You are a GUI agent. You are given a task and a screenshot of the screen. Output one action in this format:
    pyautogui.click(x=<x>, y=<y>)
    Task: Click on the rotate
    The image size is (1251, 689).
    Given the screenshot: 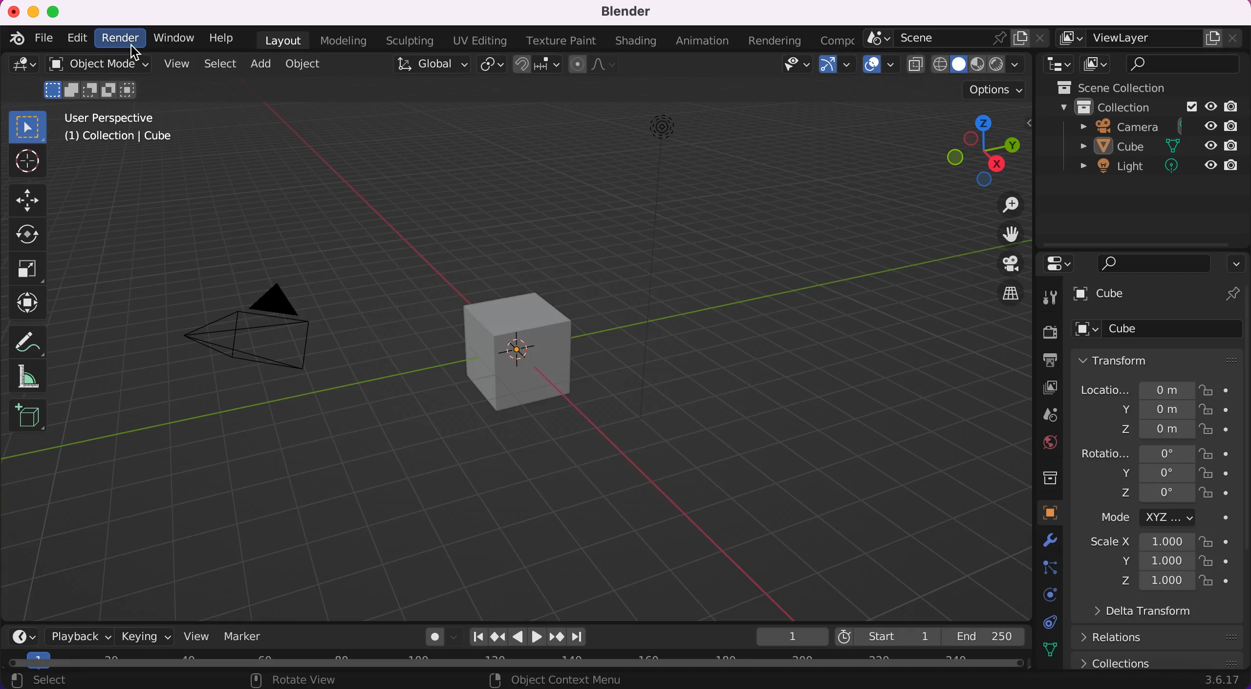 What is the action you would take?
    pyautogui.click(x=32, y=235)
    